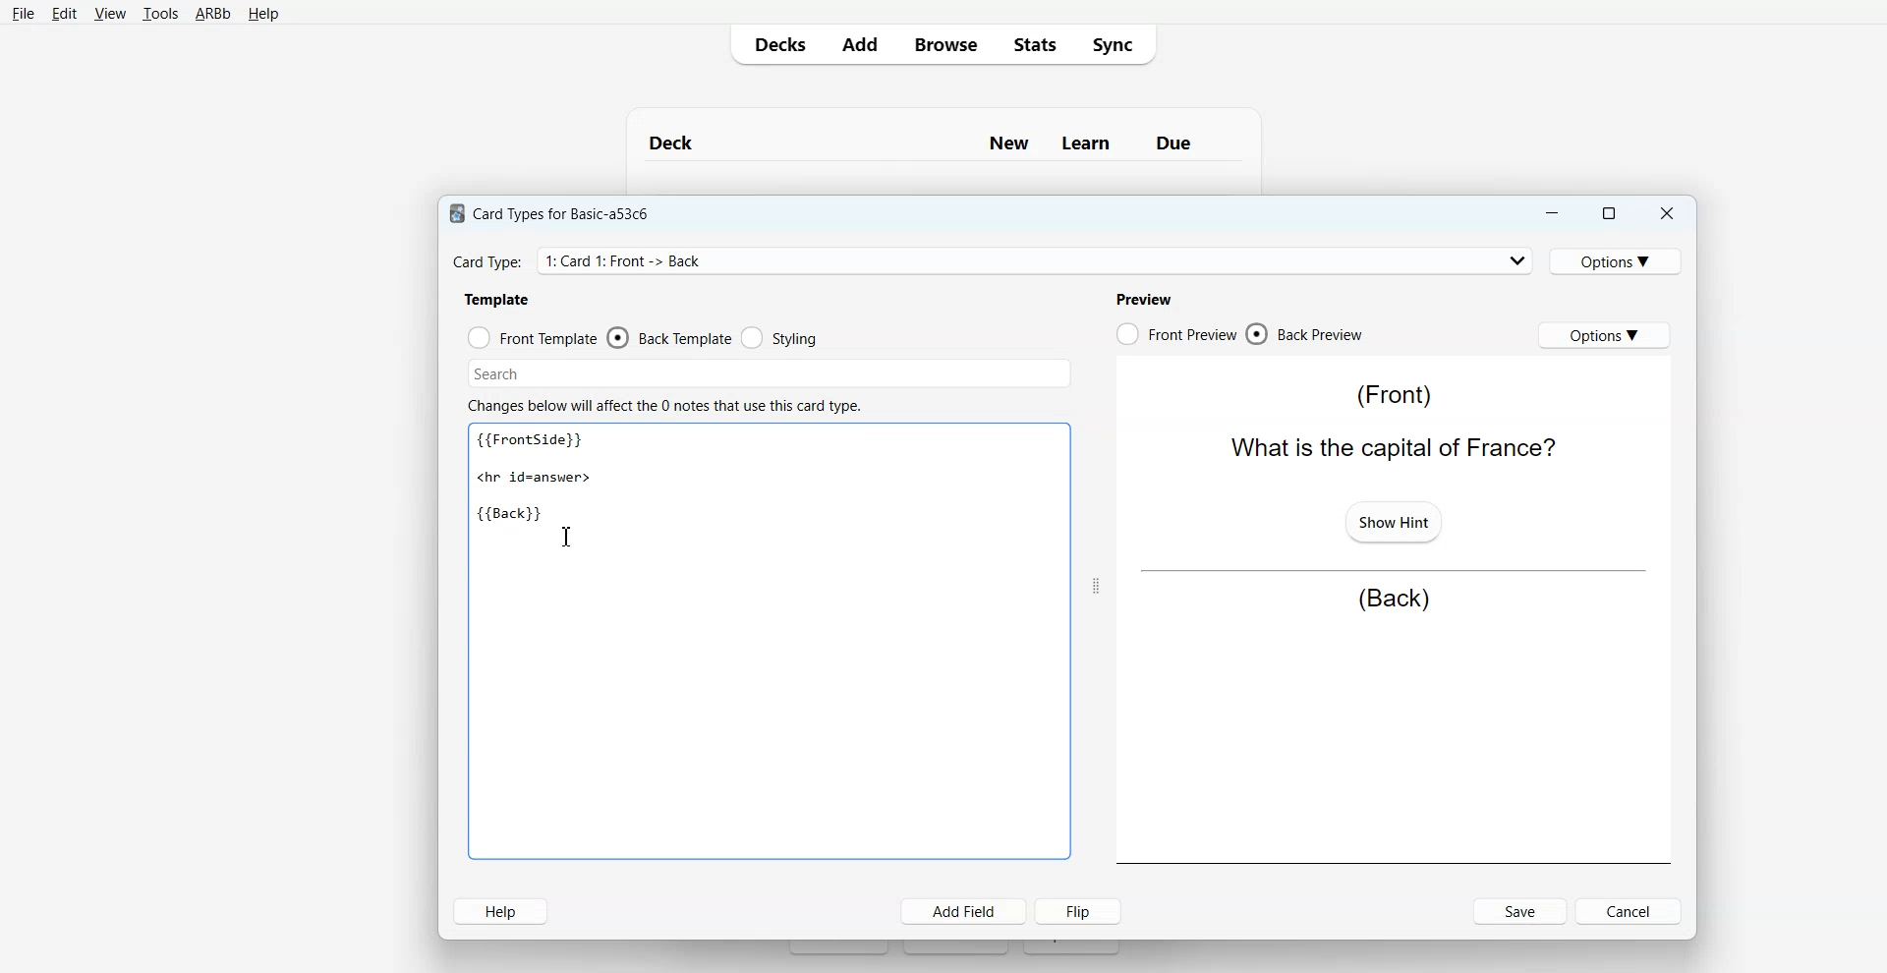  I want to click on Flip, so click(1082, 910).